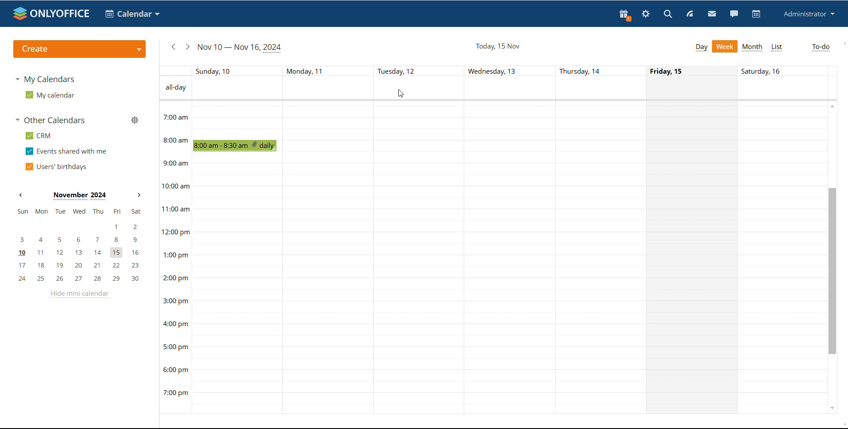  Describe the element at coordinates (755, 14) in the screenshot. I see `calendar` at that location.